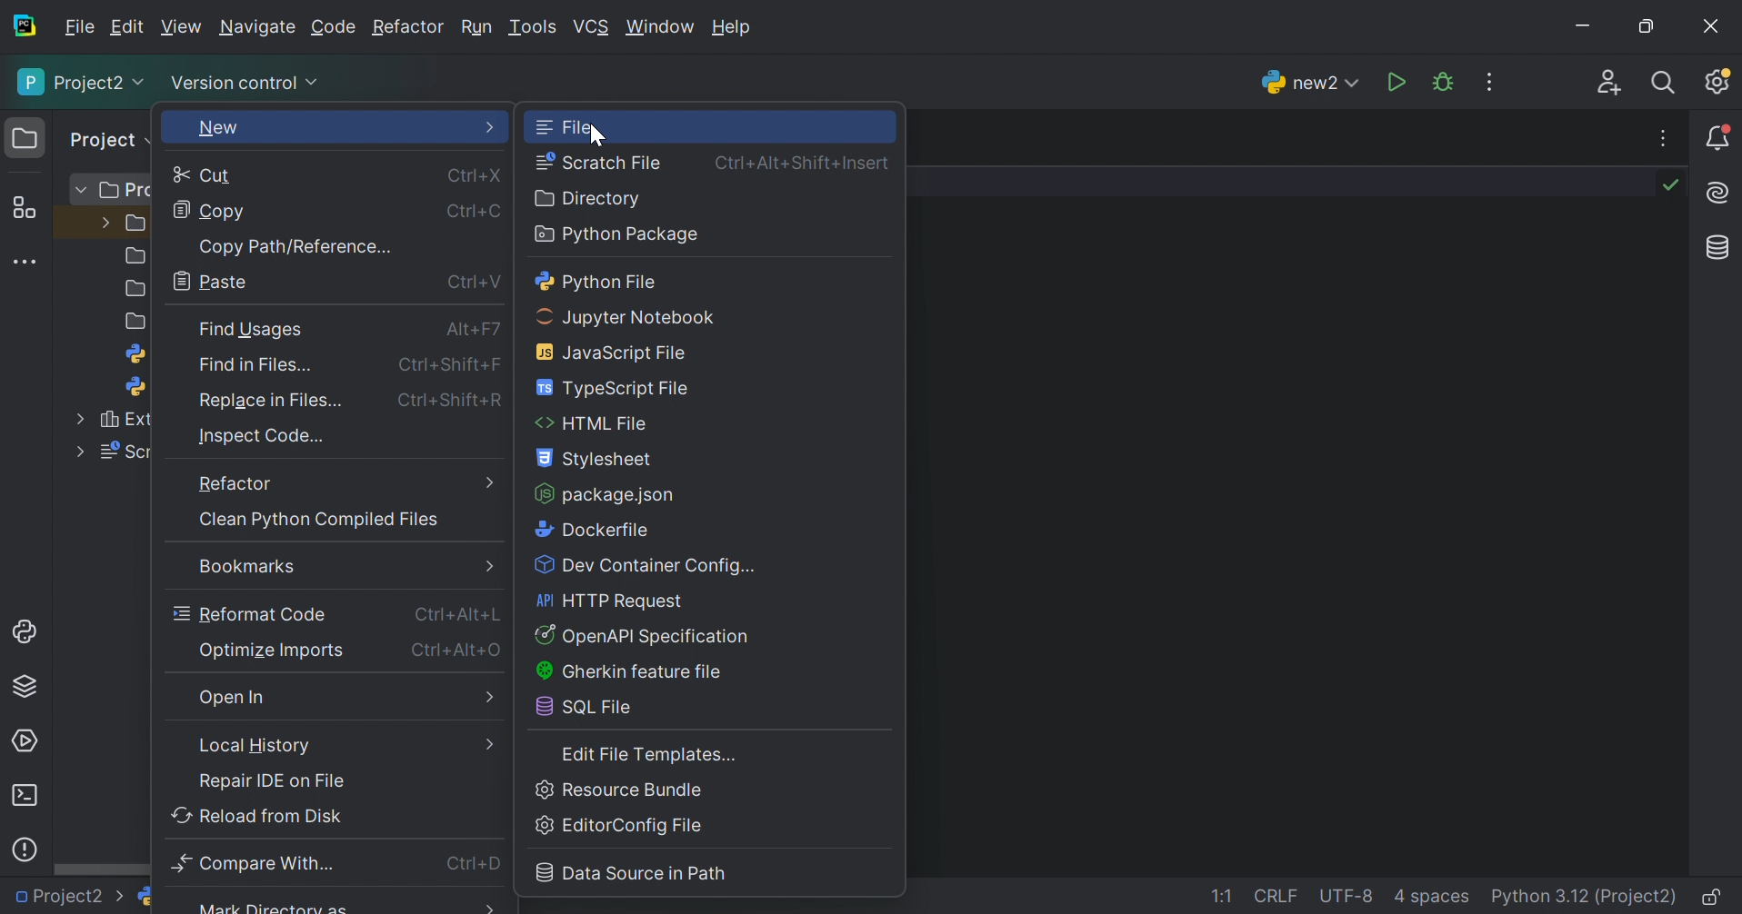 The image size is (1742, 914). Describe the element at coordinates (264, 436) in the screenshot. I see `Inspect code` at that location.